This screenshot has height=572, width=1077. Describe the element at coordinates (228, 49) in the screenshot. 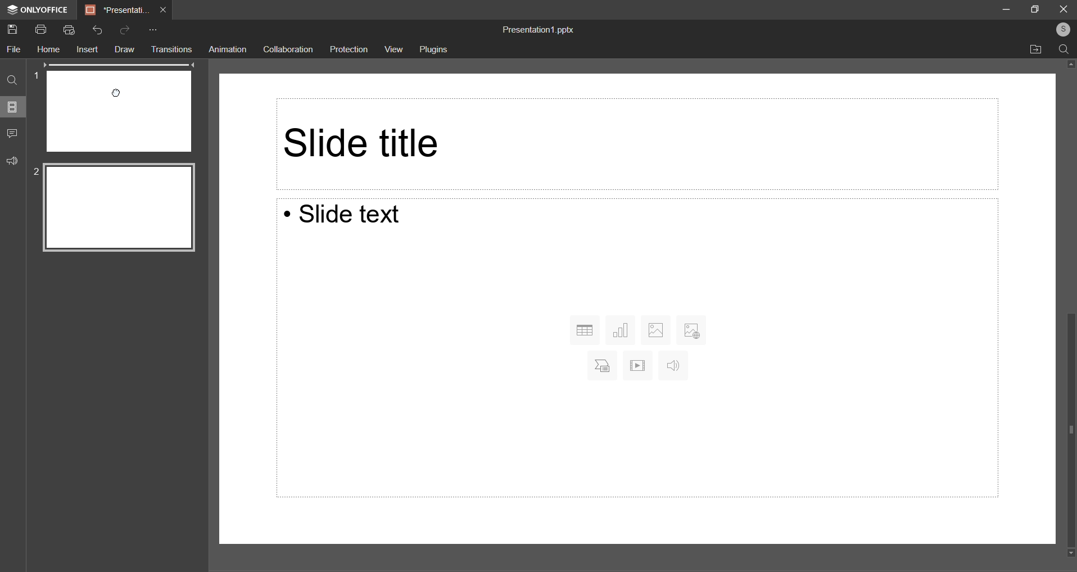

I see `Animation` at that location.